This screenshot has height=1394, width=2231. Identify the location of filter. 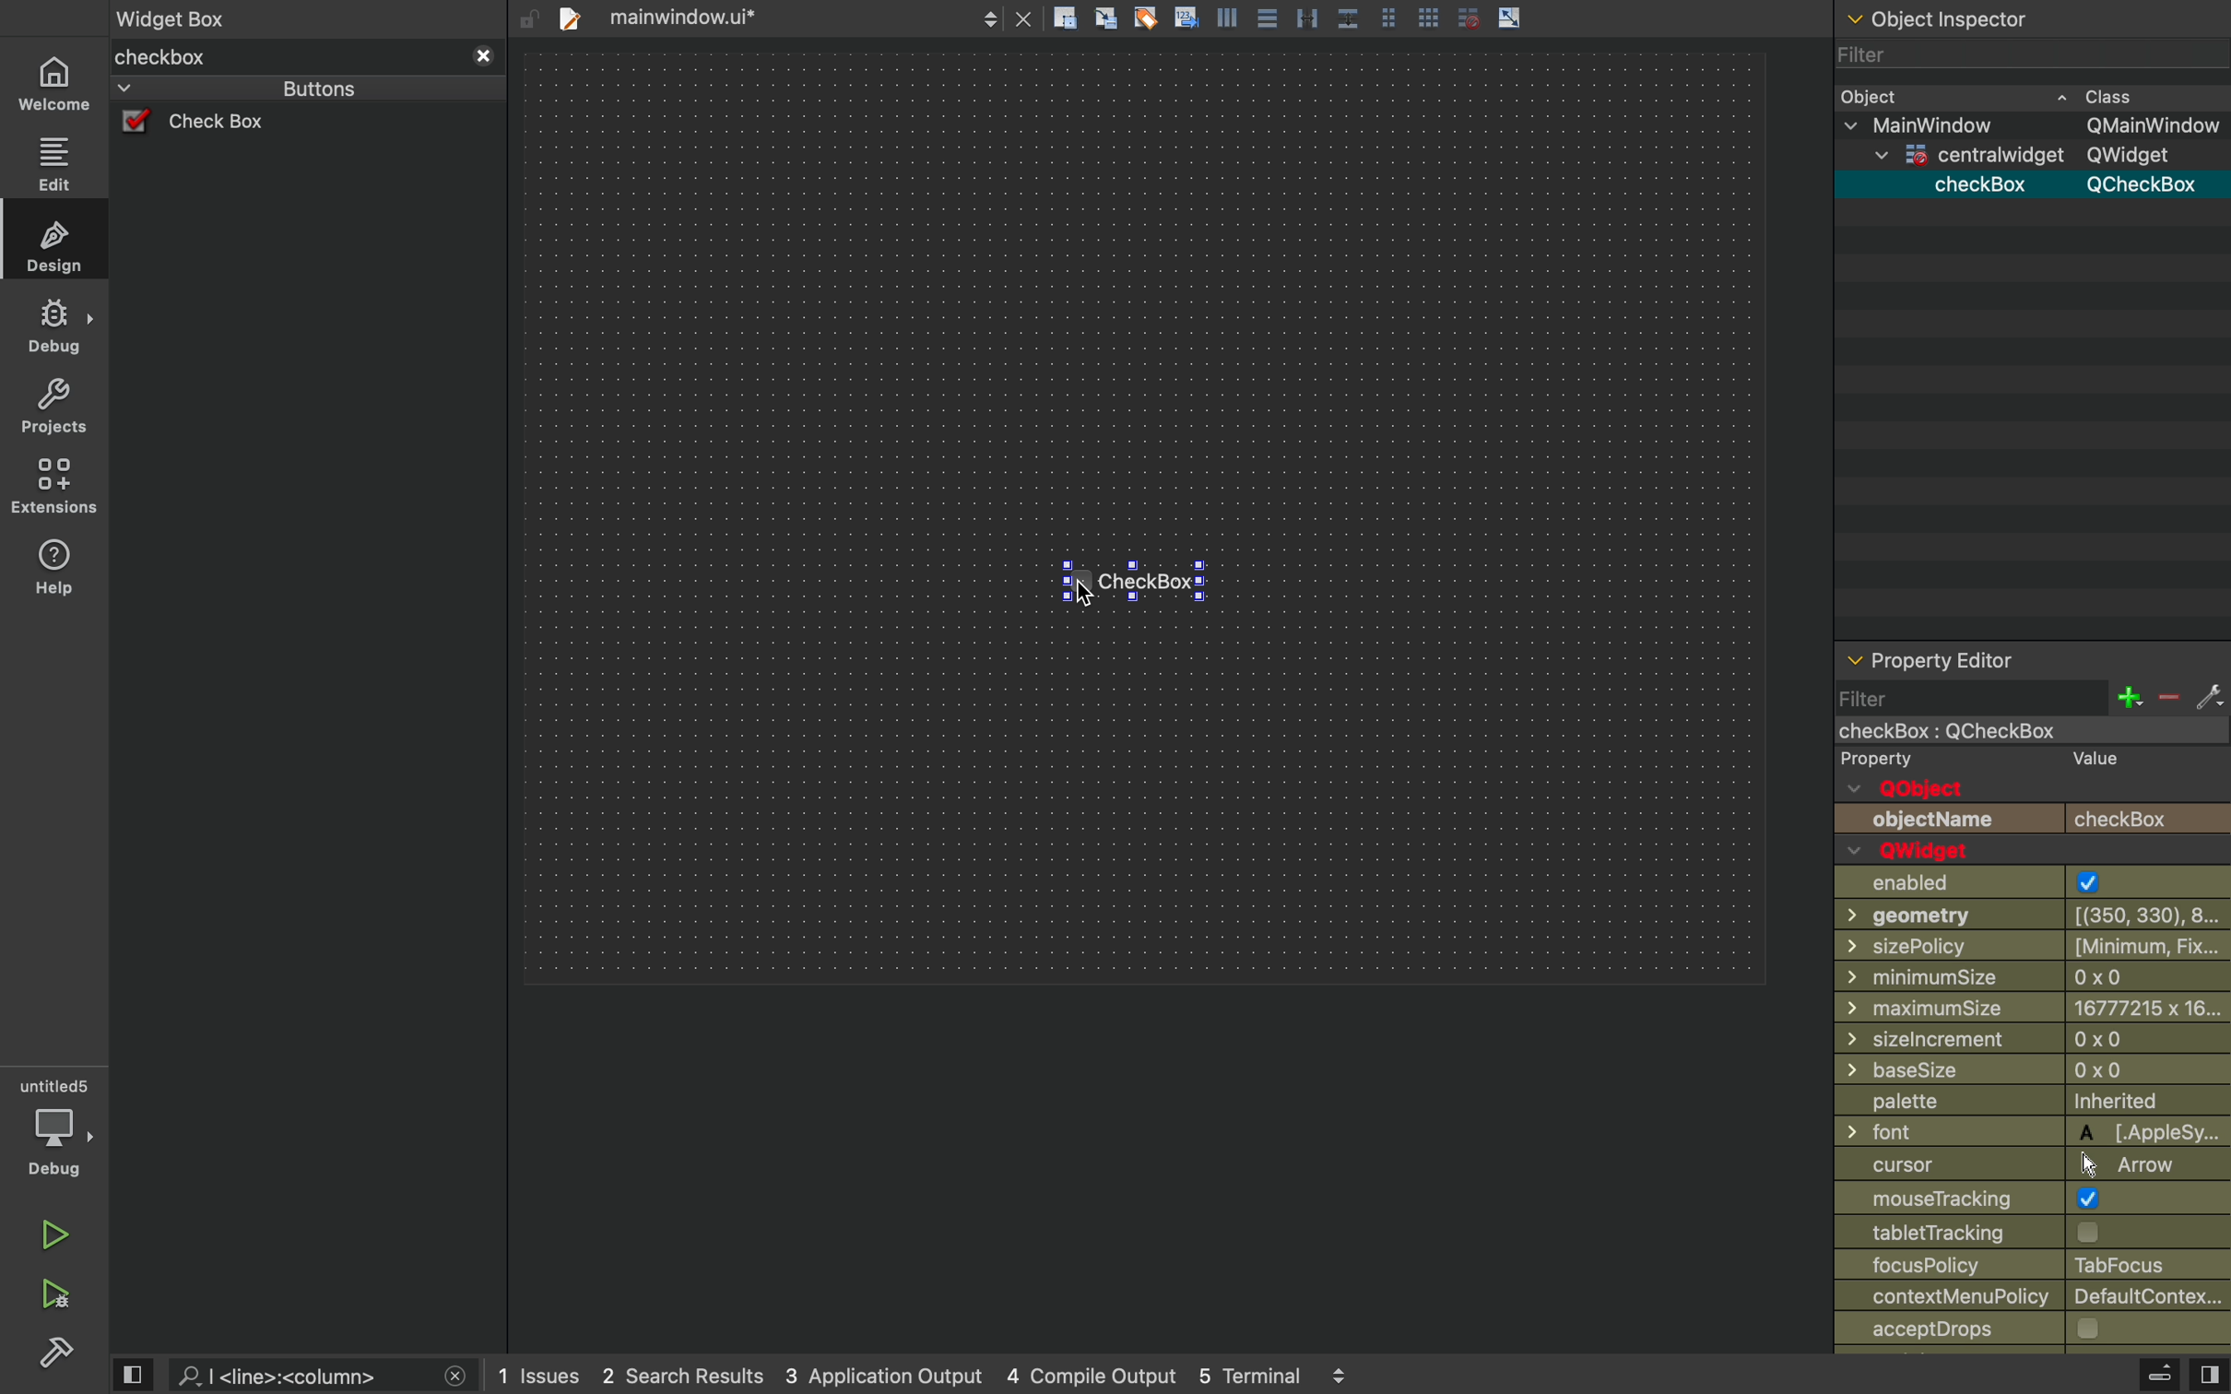
(1971, 697).